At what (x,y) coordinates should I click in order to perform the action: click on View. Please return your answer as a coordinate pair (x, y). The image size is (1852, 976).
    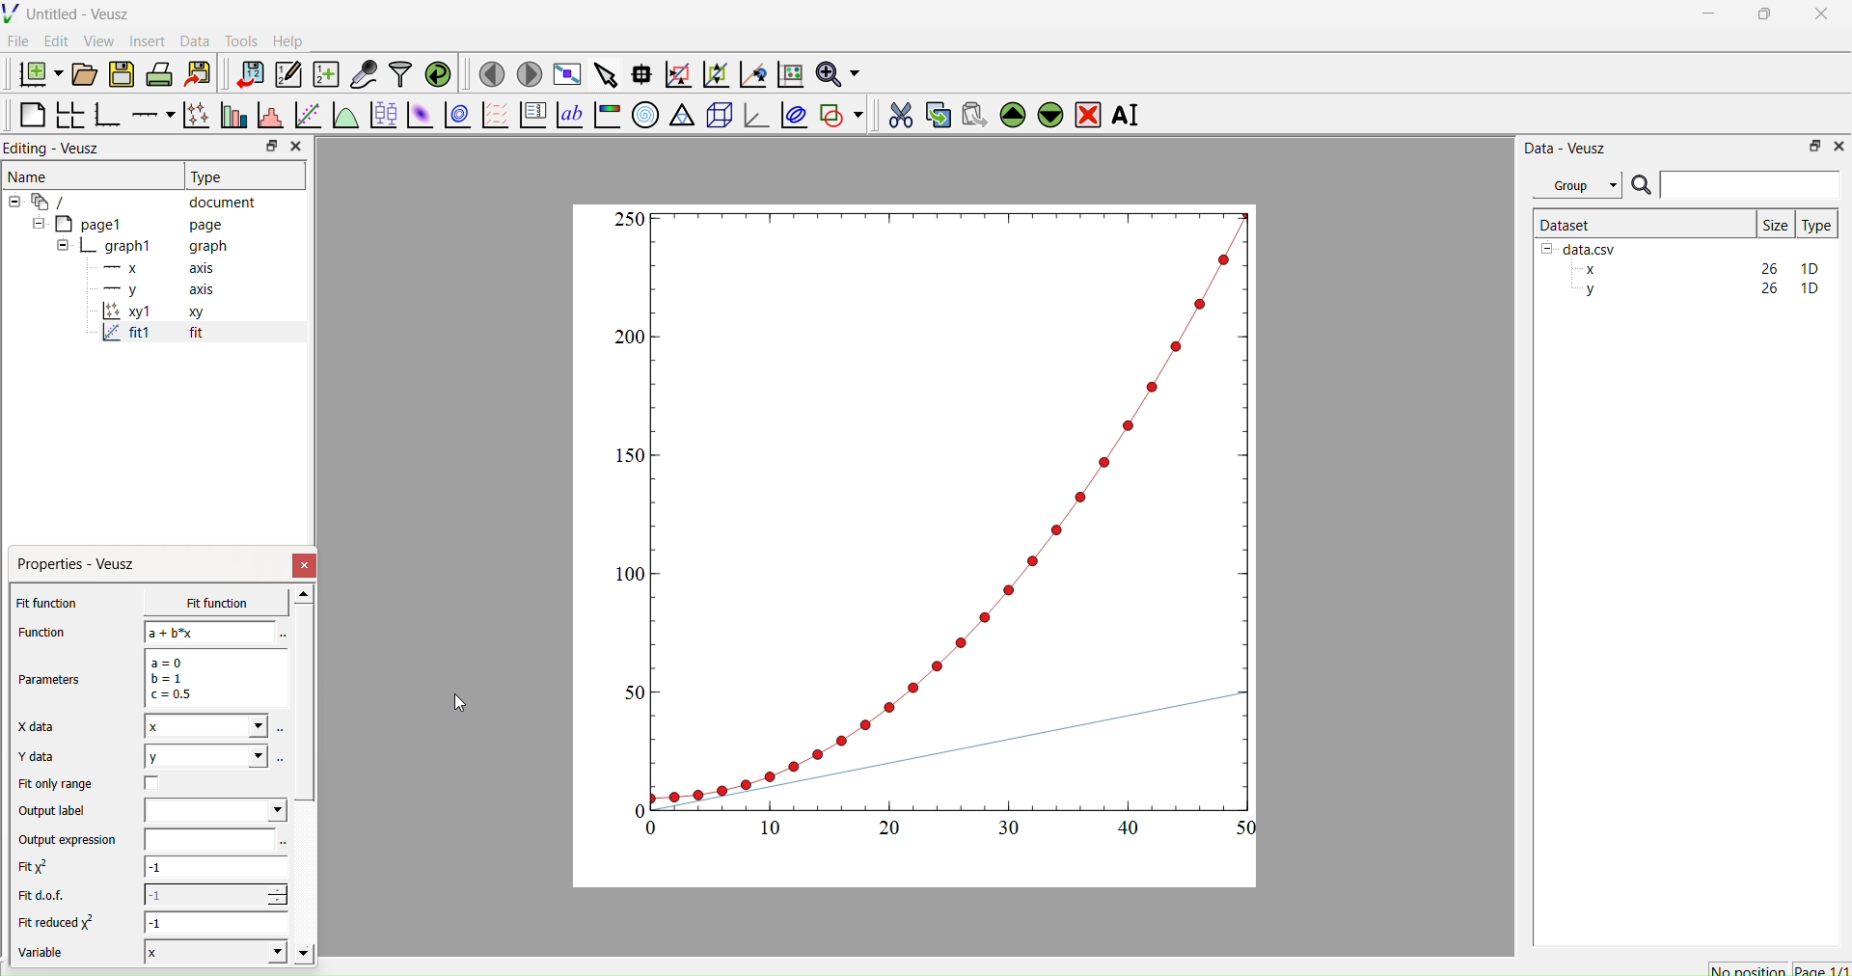
    Looking at the image, I should click on (97, 40).